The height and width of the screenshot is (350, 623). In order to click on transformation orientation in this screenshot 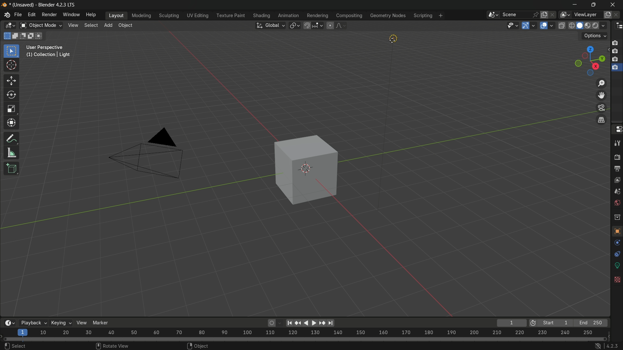, I will do `click(271, 25)`.